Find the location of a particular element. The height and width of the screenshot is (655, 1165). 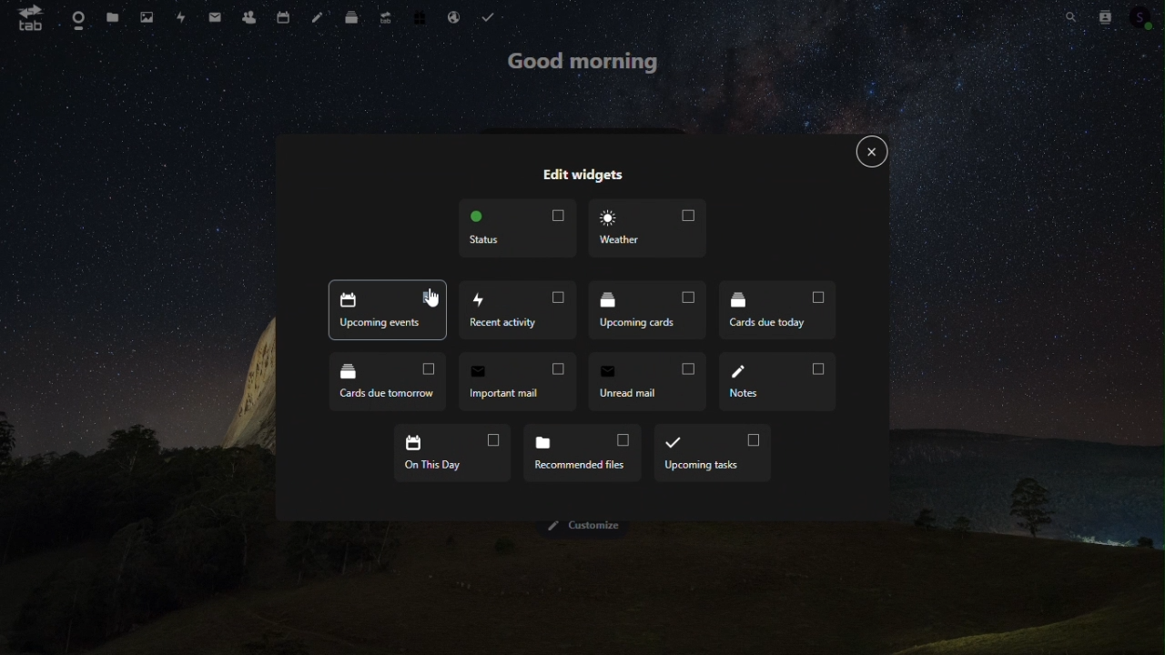

customize is located at coordinates (590, 527).